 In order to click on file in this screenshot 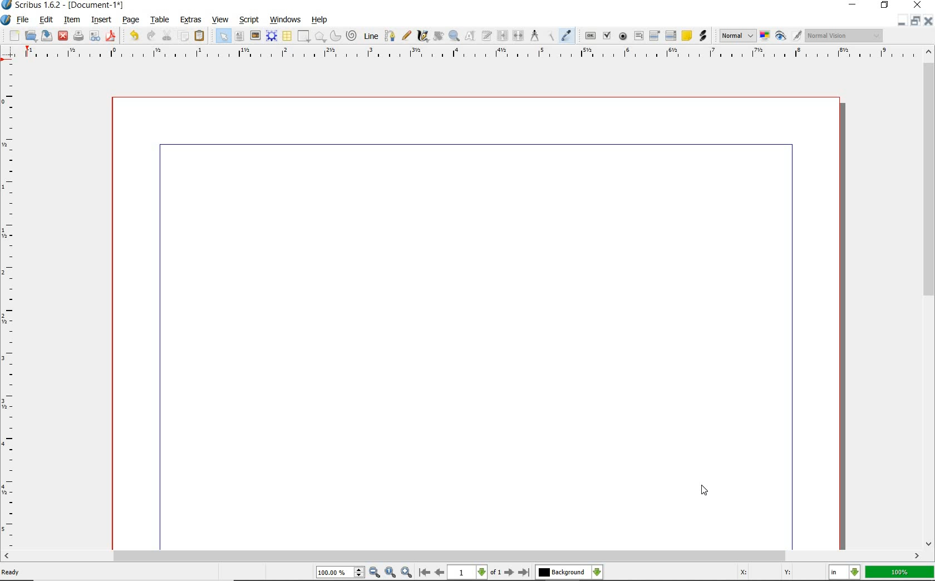, I will do `click(26, 21)`.